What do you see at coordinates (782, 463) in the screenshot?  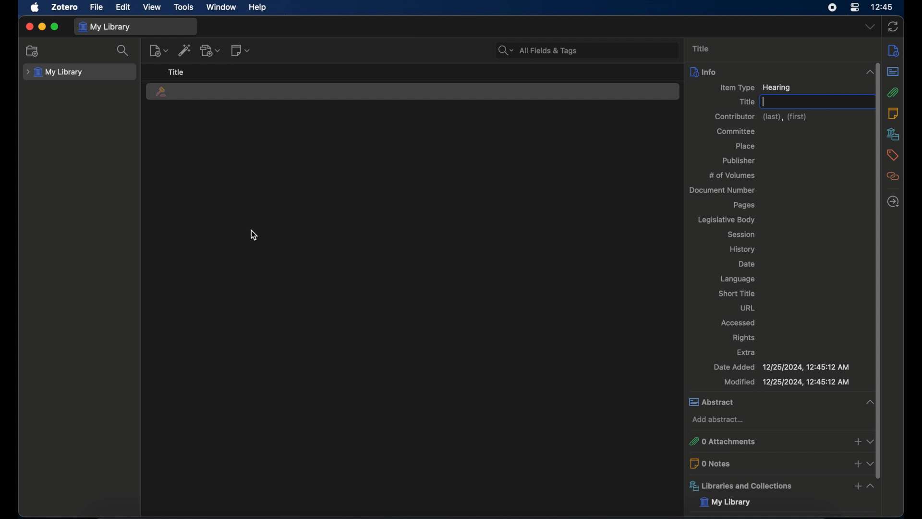 I see `0 notes` at bounding box center [782, 463].